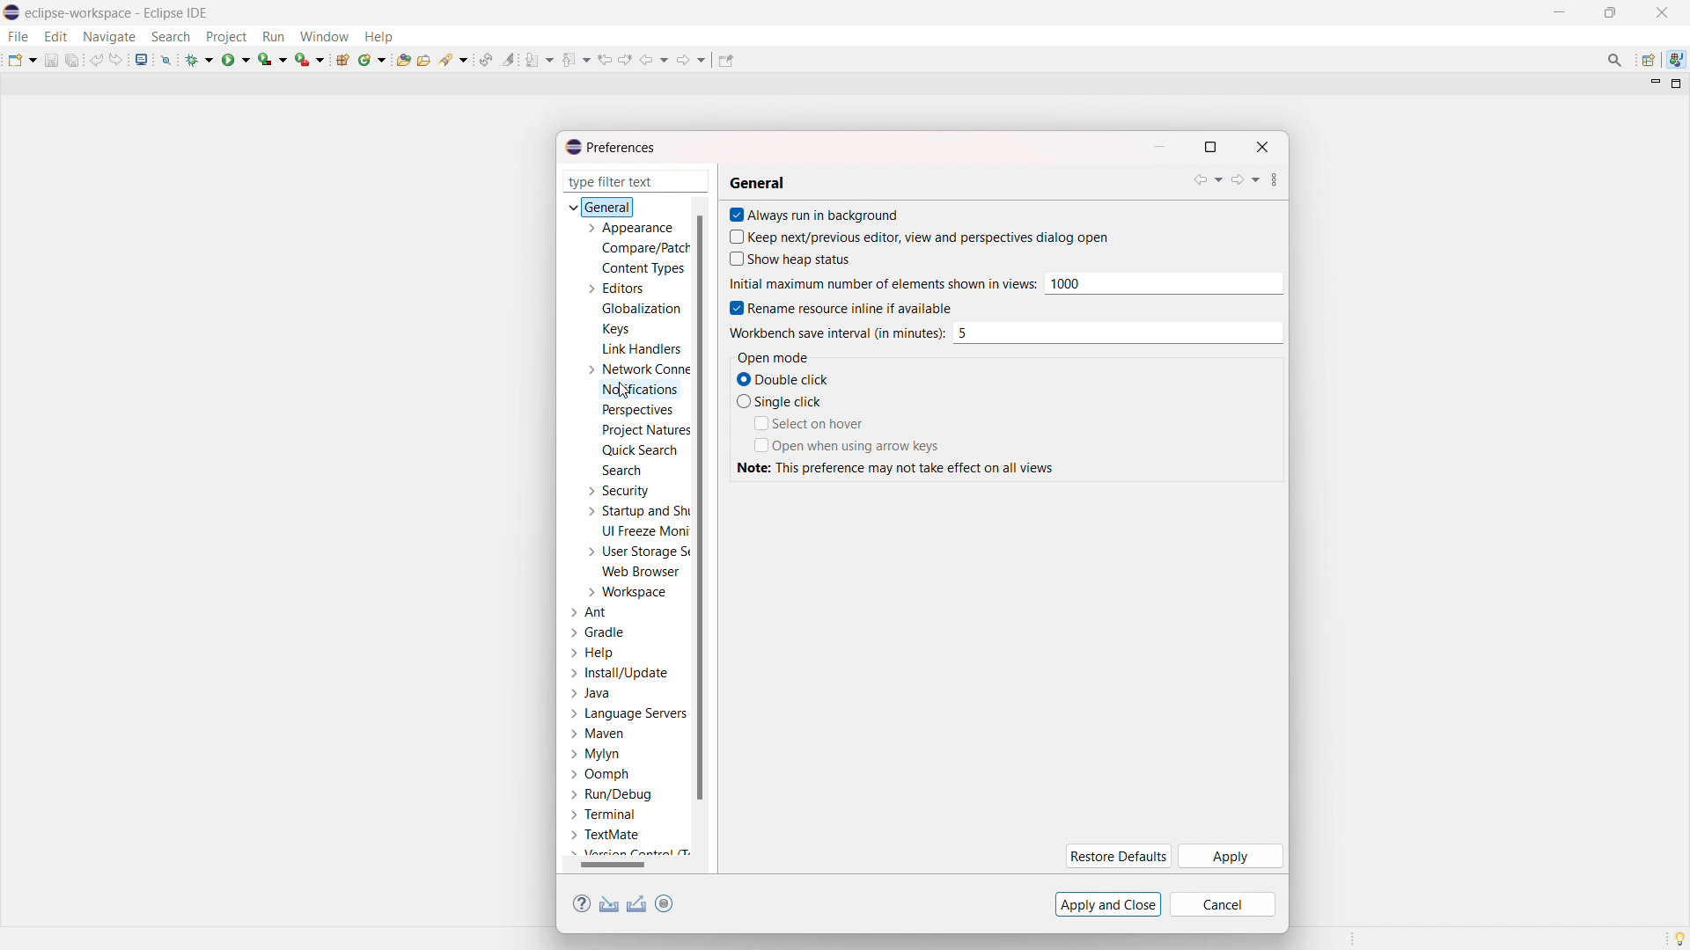 The width and height of the screenshot is (1690, 950). What do you see at coordinates (881, 284) in the screenshot?
I see `cursor` at bounding box center [881, 284].